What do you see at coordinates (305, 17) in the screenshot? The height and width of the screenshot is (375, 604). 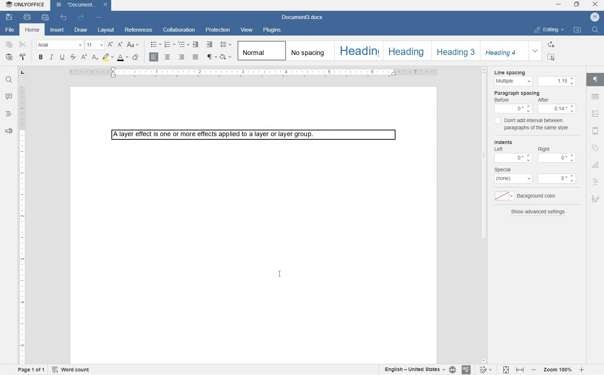 I see `DOCUMENT3.DOCX` at bounding box center [305, 17].